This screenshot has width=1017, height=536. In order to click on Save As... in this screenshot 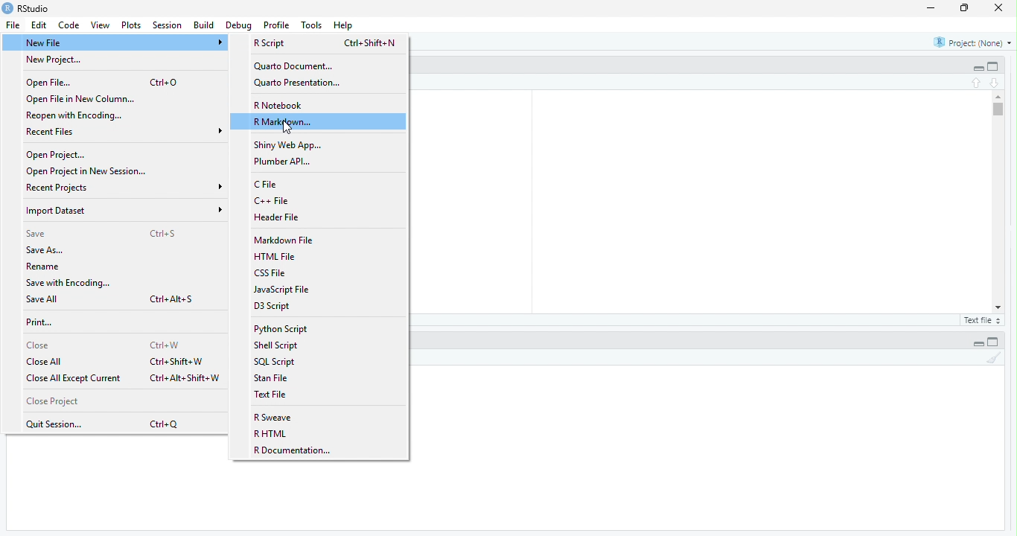, I will do `click(47, 250)`.